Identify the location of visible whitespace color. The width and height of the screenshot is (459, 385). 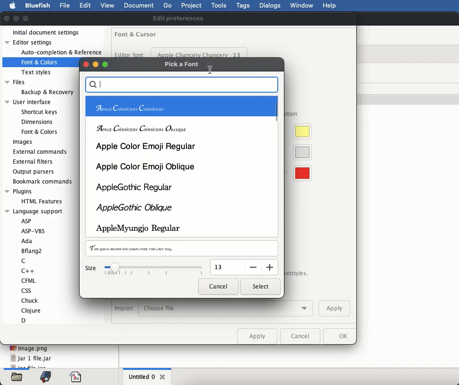
(303, 173).